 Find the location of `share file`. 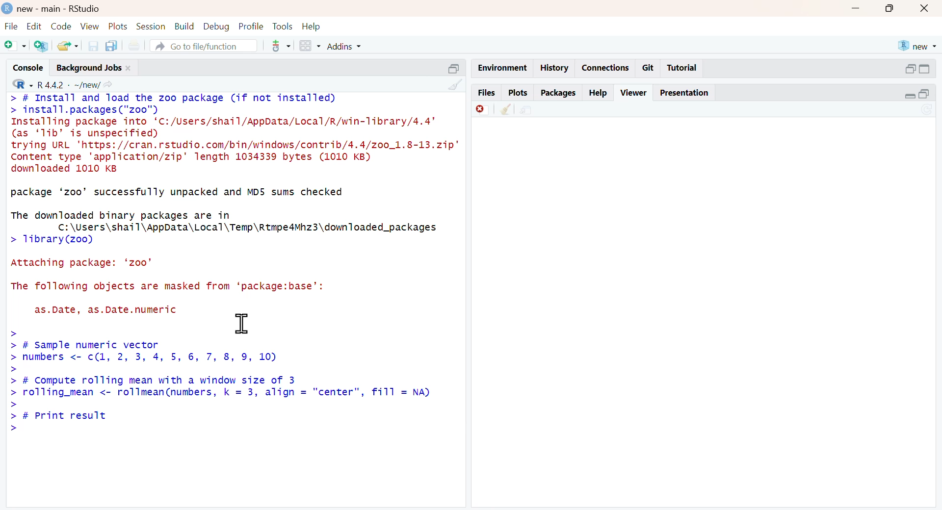

share file is located at coordinates (526, 110).